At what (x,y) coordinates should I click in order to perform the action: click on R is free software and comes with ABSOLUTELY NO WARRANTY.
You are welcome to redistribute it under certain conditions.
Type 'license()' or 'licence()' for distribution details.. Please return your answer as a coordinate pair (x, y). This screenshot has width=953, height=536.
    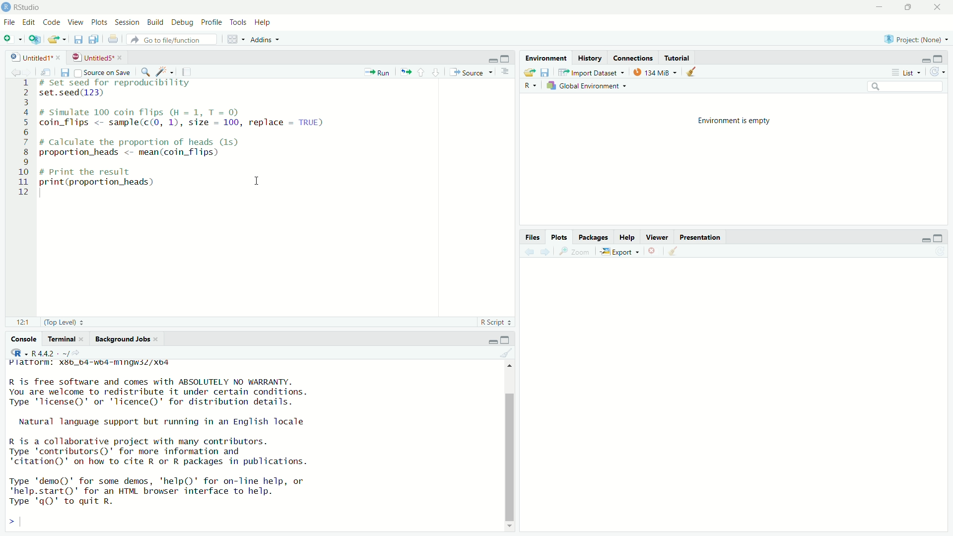
    Looking at the image, I should click on (205, 393).